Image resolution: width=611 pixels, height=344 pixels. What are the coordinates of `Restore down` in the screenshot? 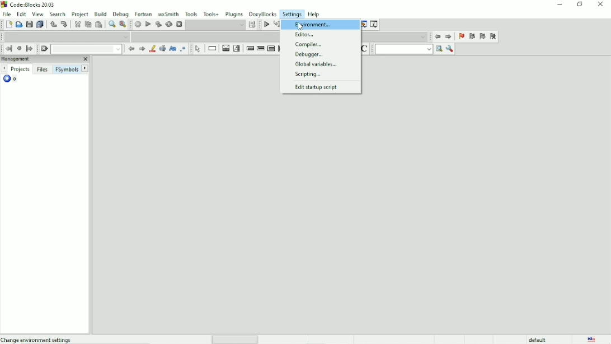 It's located at (579, 4).